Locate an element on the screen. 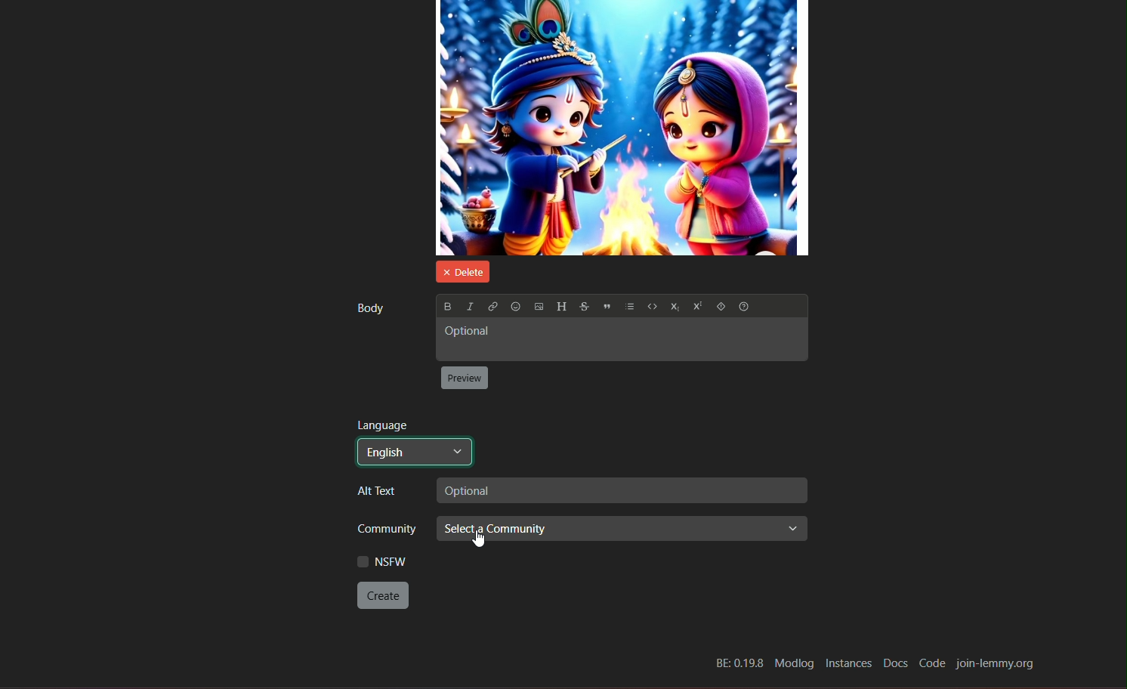   is located at coordinates (651, 308).